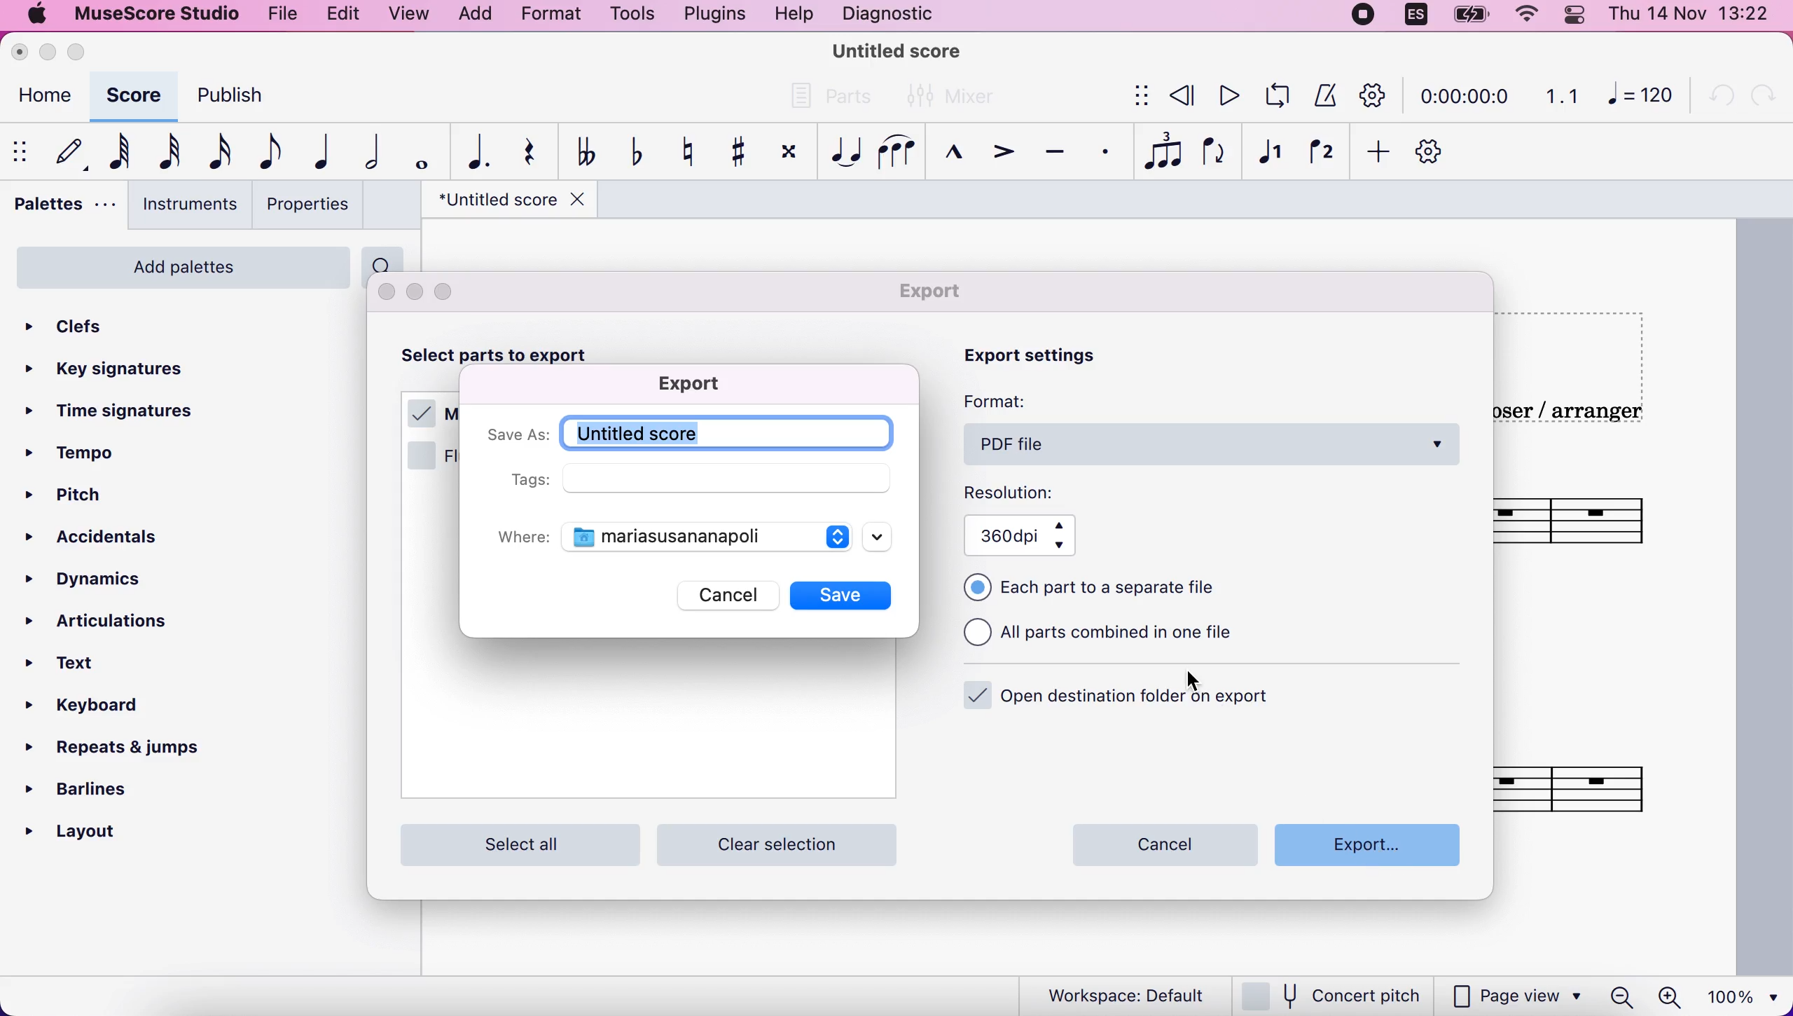  I want to click on mac logo, so click(36, 16).